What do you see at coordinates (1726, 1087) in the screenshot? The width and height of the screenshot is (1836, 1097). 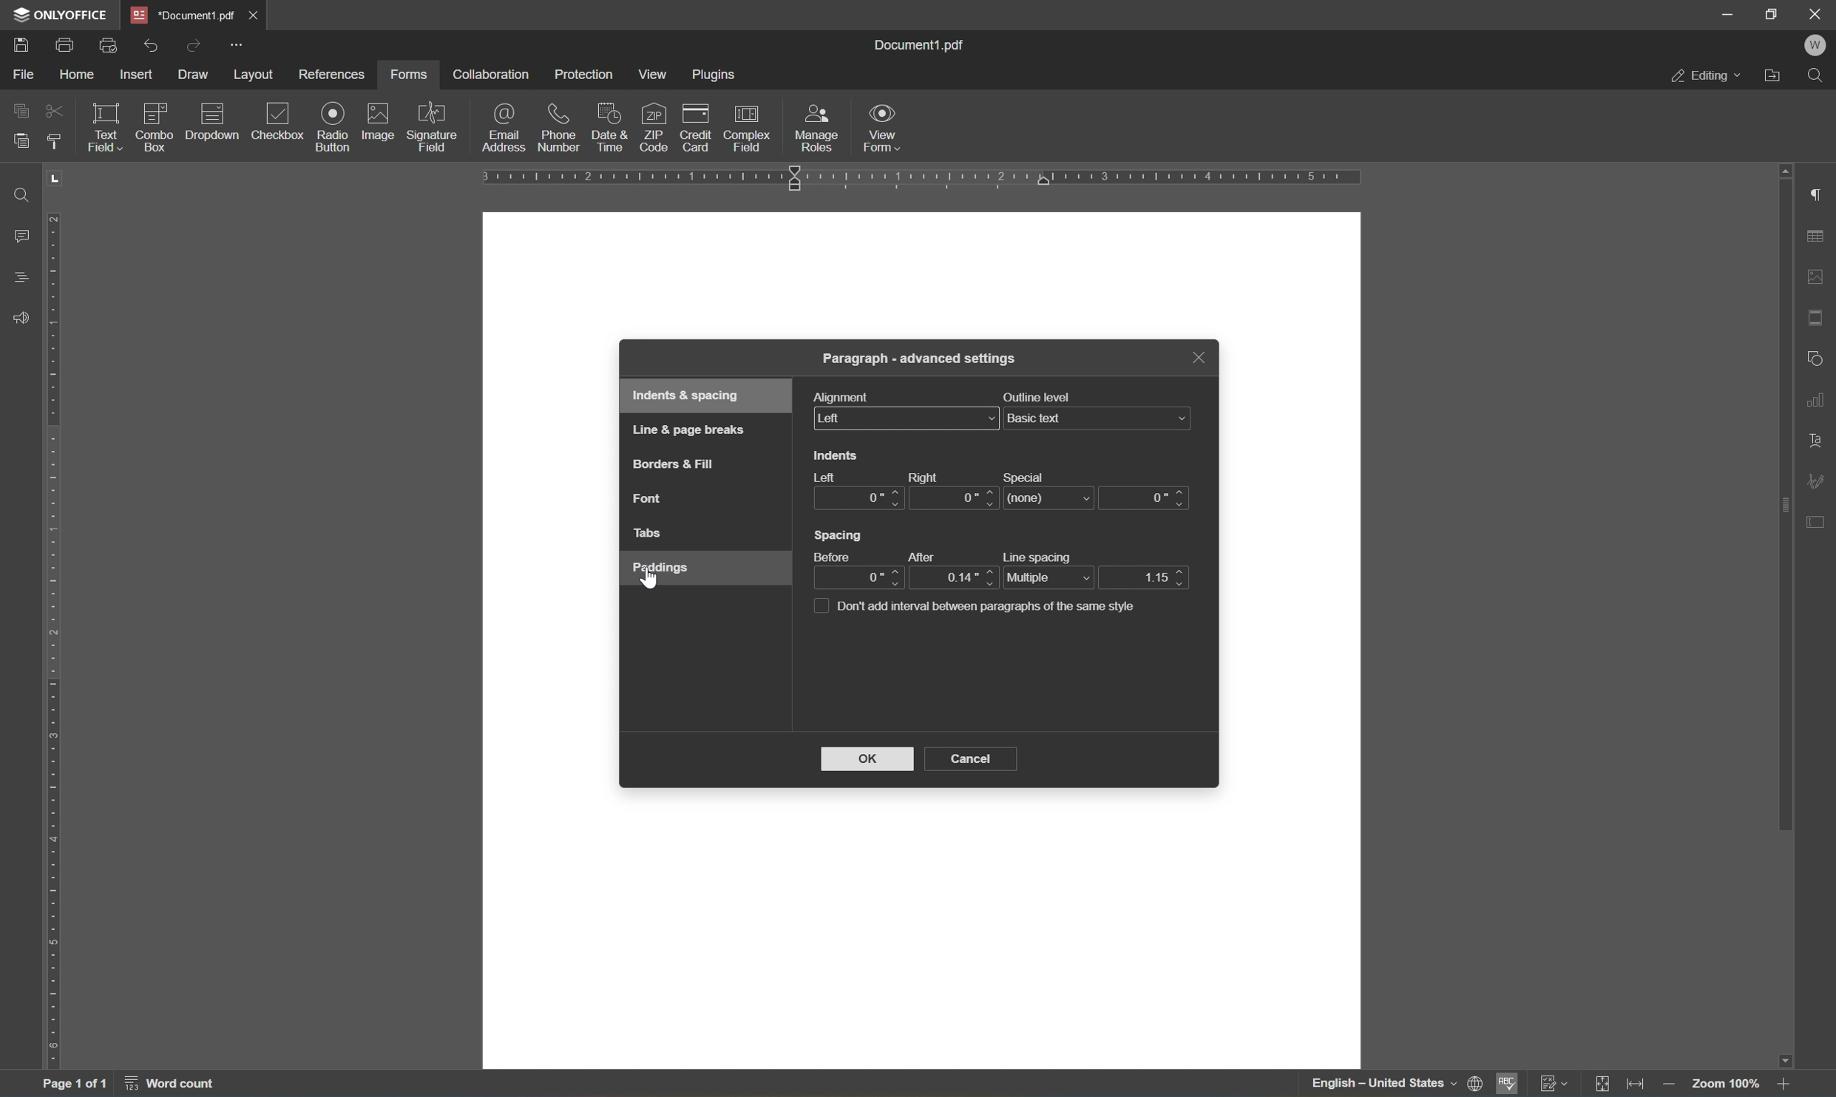 I see `zoom 100%` at bounding box center [1726, 1087].